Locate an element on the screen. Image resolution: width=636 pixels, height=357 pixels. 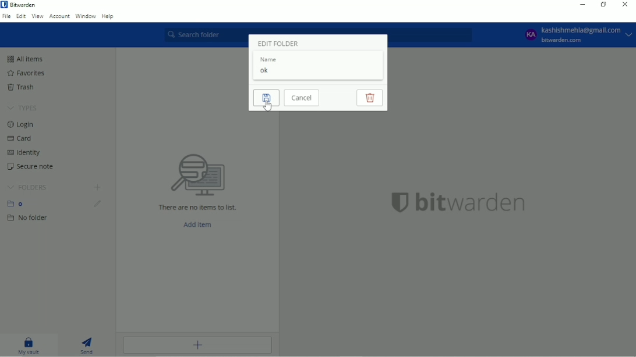
EDIT FOLDER is located at coordinates (277, 43).